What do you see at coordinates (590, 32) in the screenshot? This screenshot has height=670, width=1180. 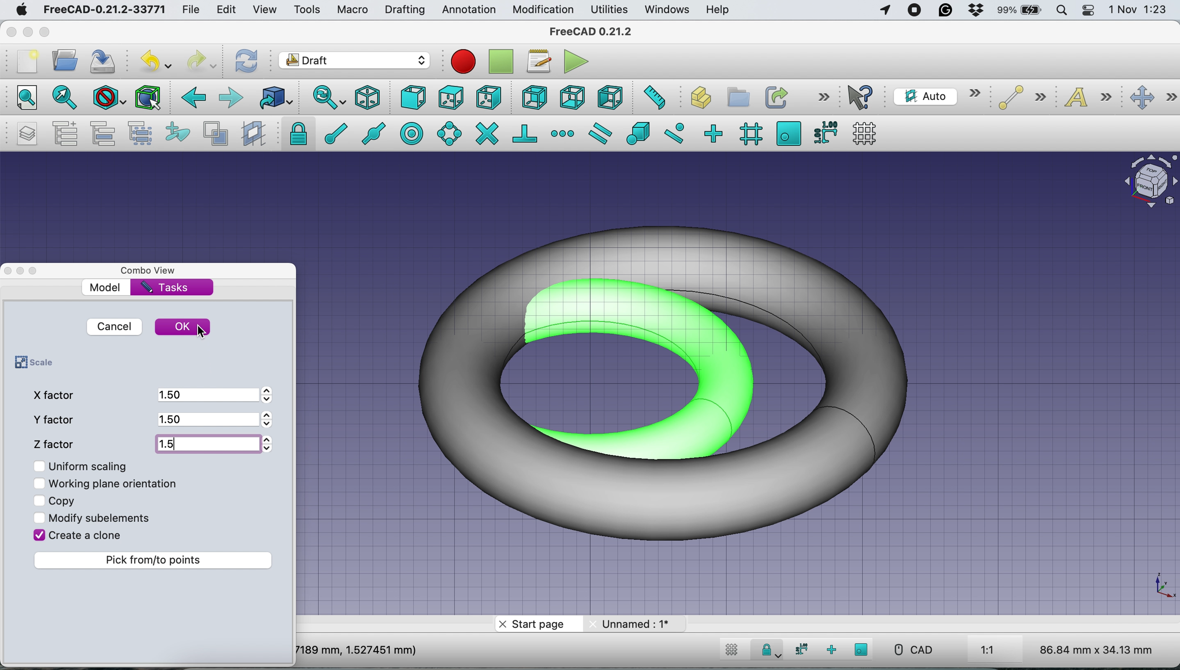 I see `freeCAD 0.21.2` at bounding box center [590, 32].